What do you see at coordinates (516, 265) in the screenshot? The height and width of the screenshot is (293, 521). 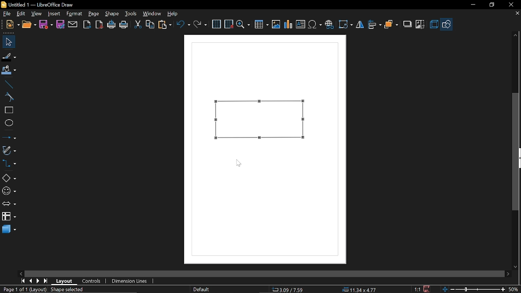 I see `Move down` at bounding box center [516, 265].